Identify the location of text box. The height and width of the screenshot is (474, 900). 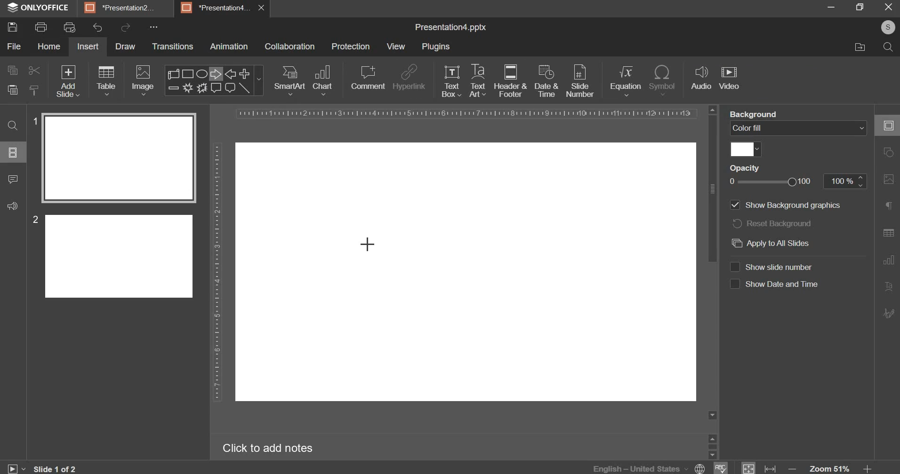
(452, 82).